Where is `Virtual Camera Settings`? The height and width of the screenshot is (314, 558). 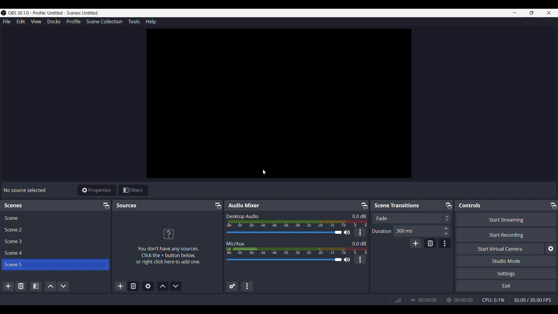 Virtual Camera Settings is located at coordinates (551, 248).